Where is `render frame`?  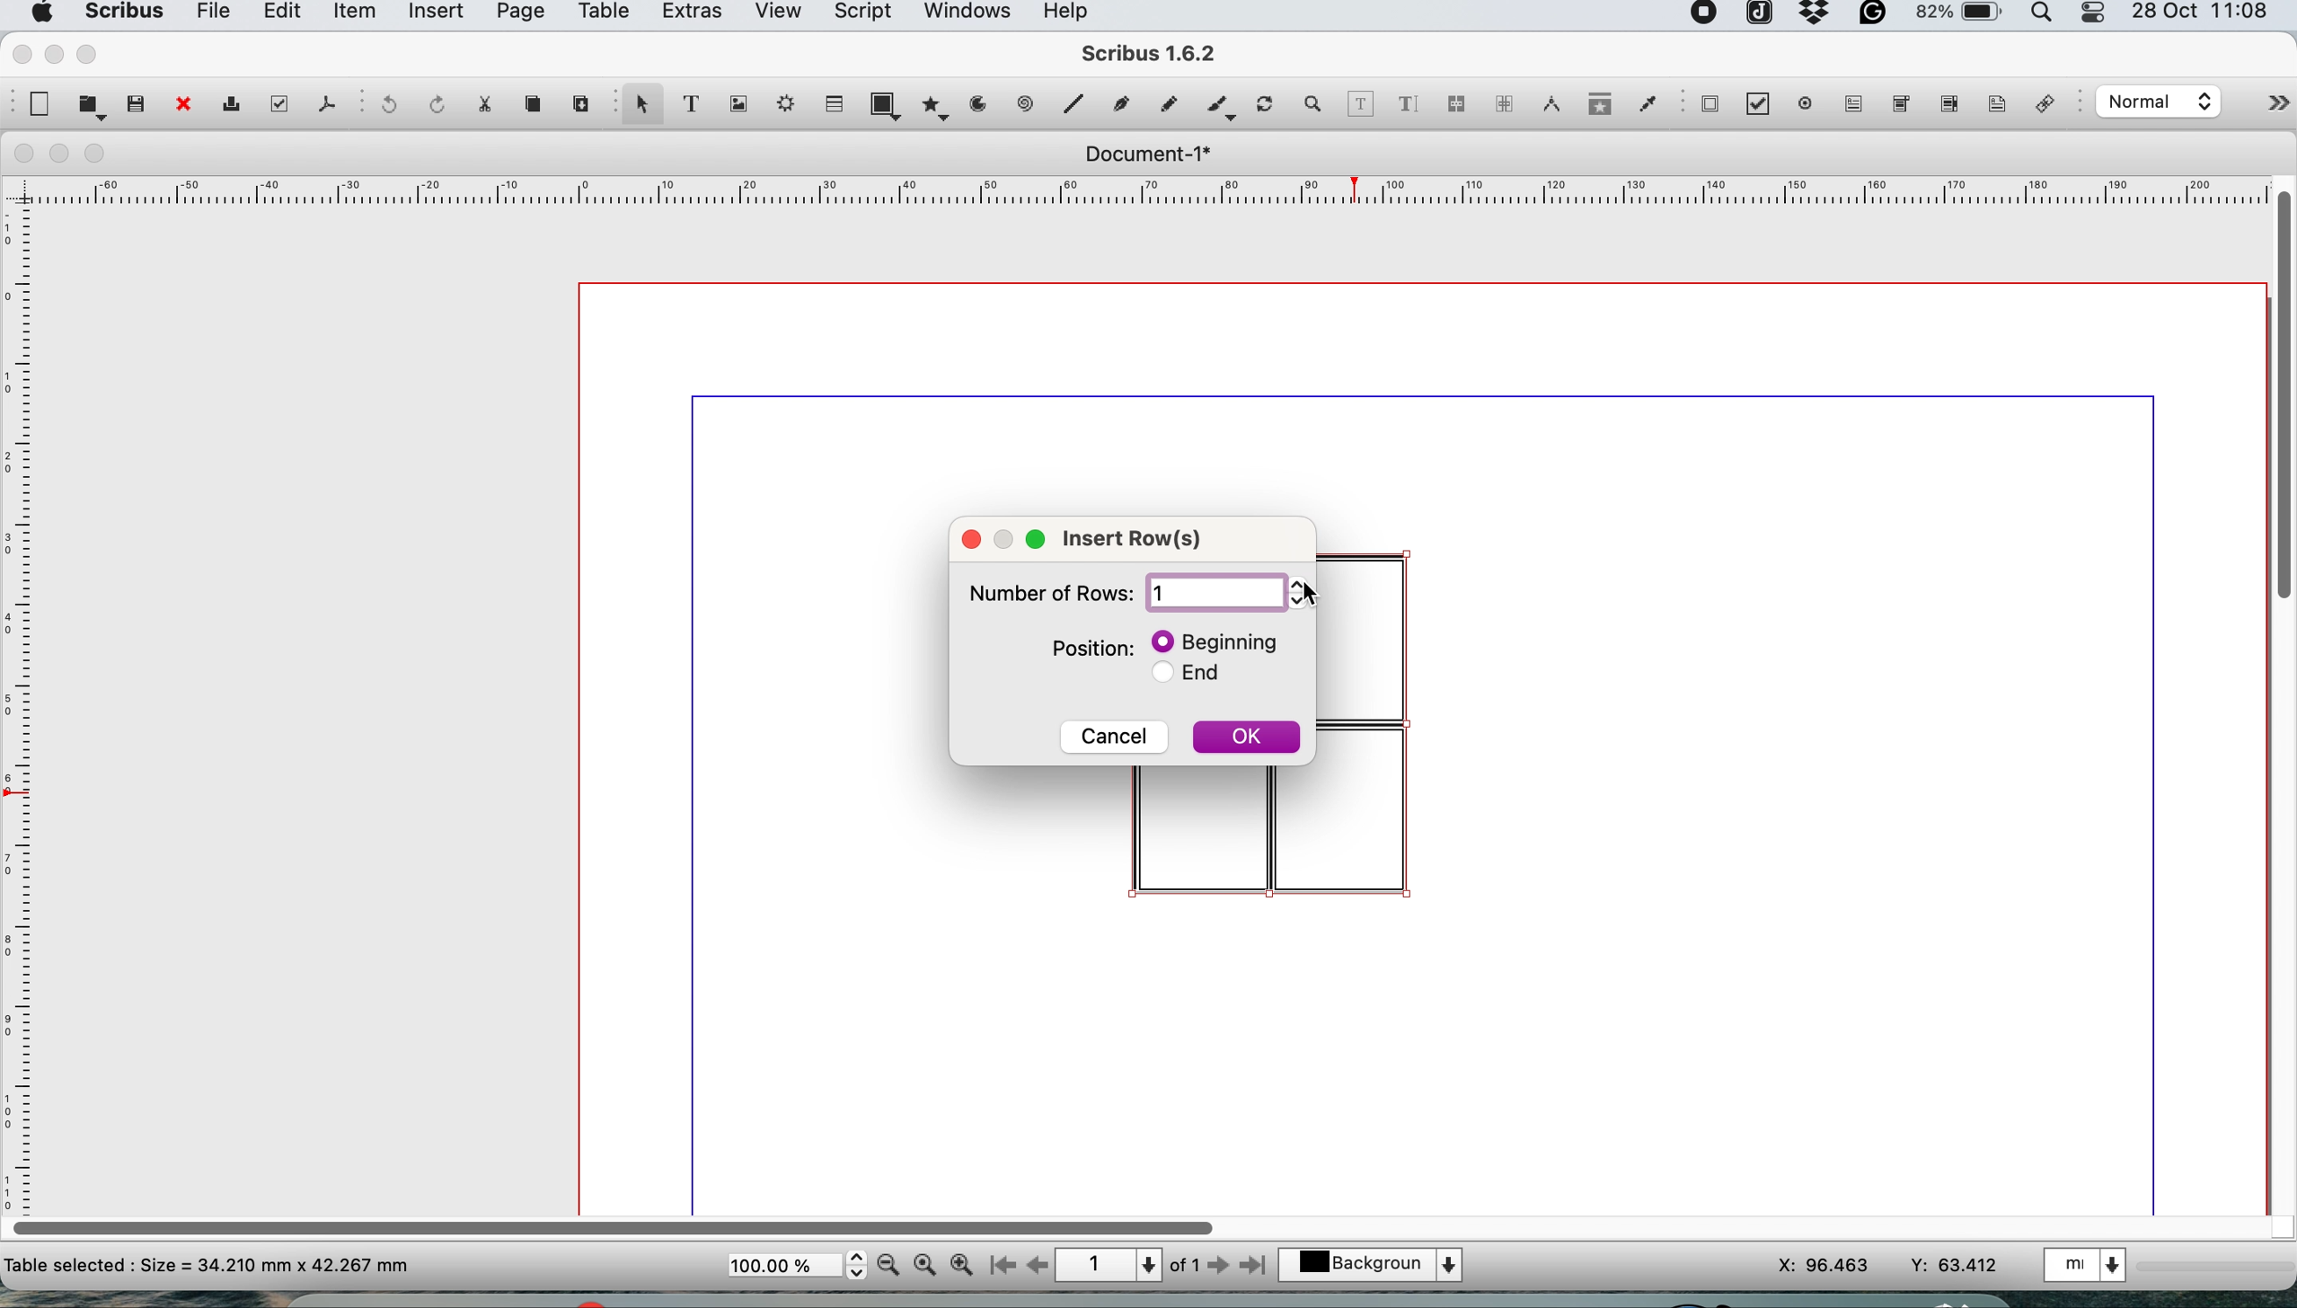 render frame is located at coordinates (781, 103).